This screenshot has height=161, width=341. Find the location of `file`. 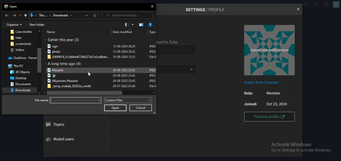

file is located at coordinates (22, 32).